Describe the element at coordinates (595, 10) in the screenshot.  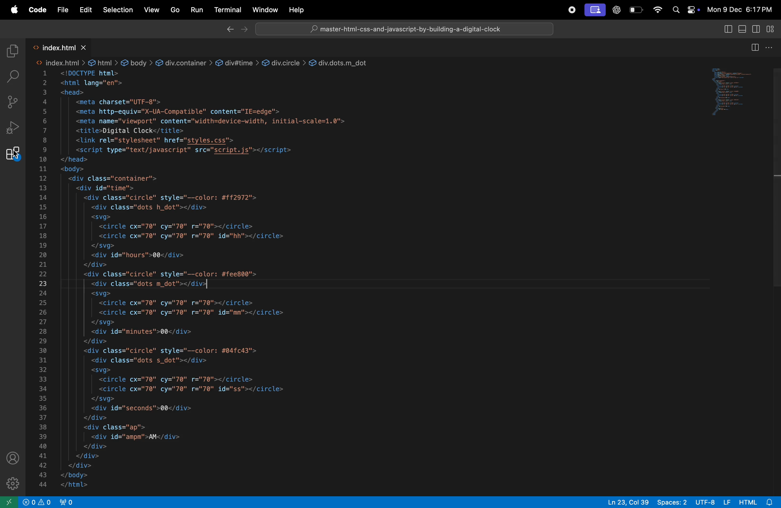
I see `screen ui` at that location.